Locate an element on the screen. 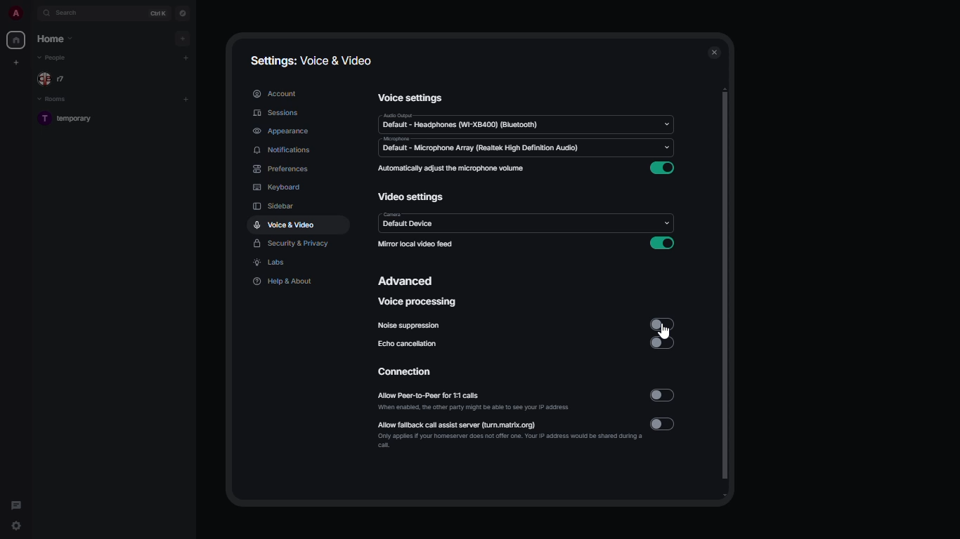 The image size is (960, 539). people is located at coordinates (58, 79).